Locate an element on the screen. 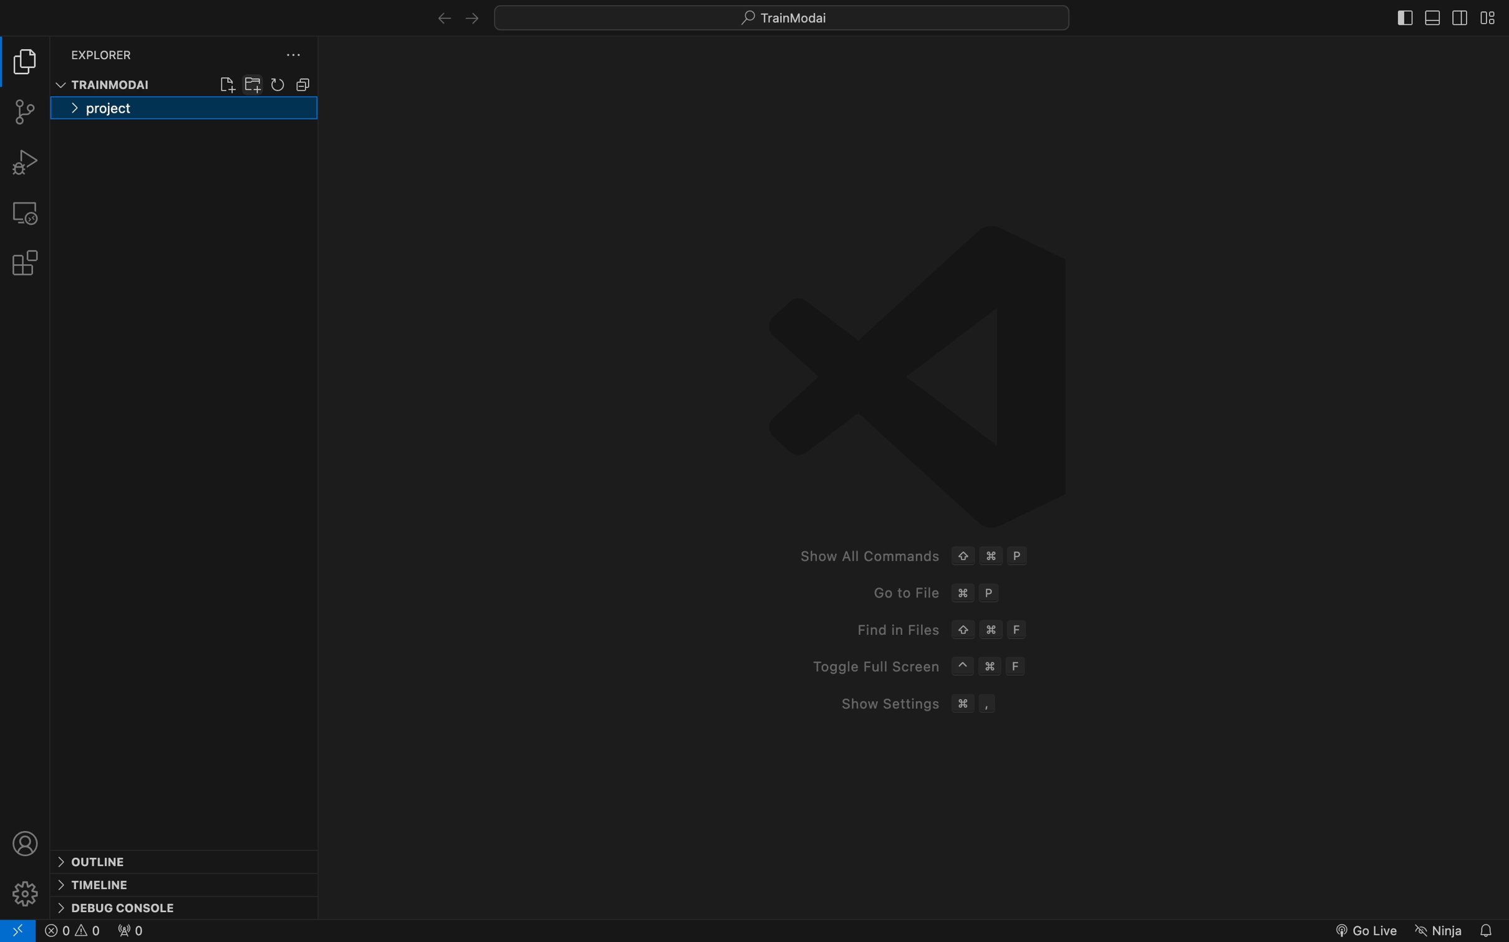 The width and height of the screenshot is (1509, 942). folder is located at coordinates (184, 109).